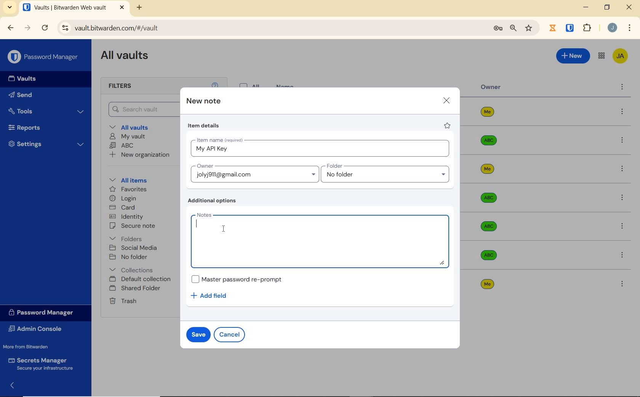  What do you see at coordinates (122, 86) in the screenshot?
I see `Filters` at bounding box center [122, 86].